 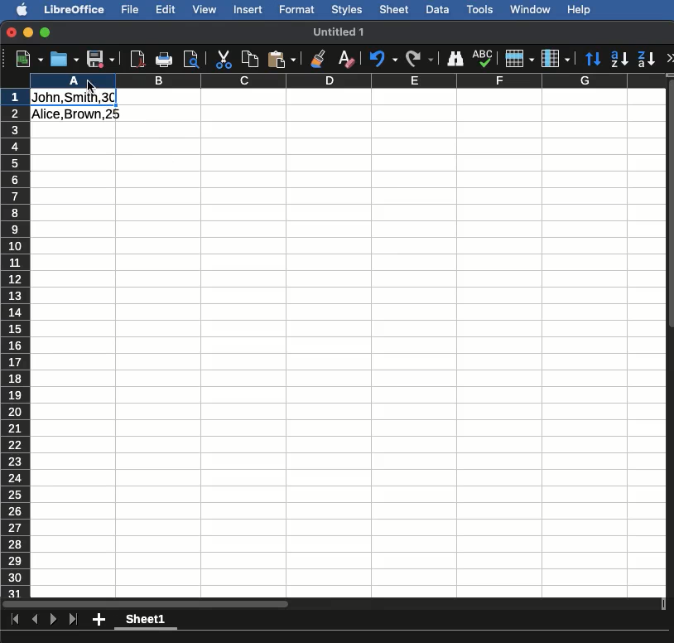 What do you see at coordinates (580, 9) in the screenshot?
I see `Help` at bounding box center [580, 9].